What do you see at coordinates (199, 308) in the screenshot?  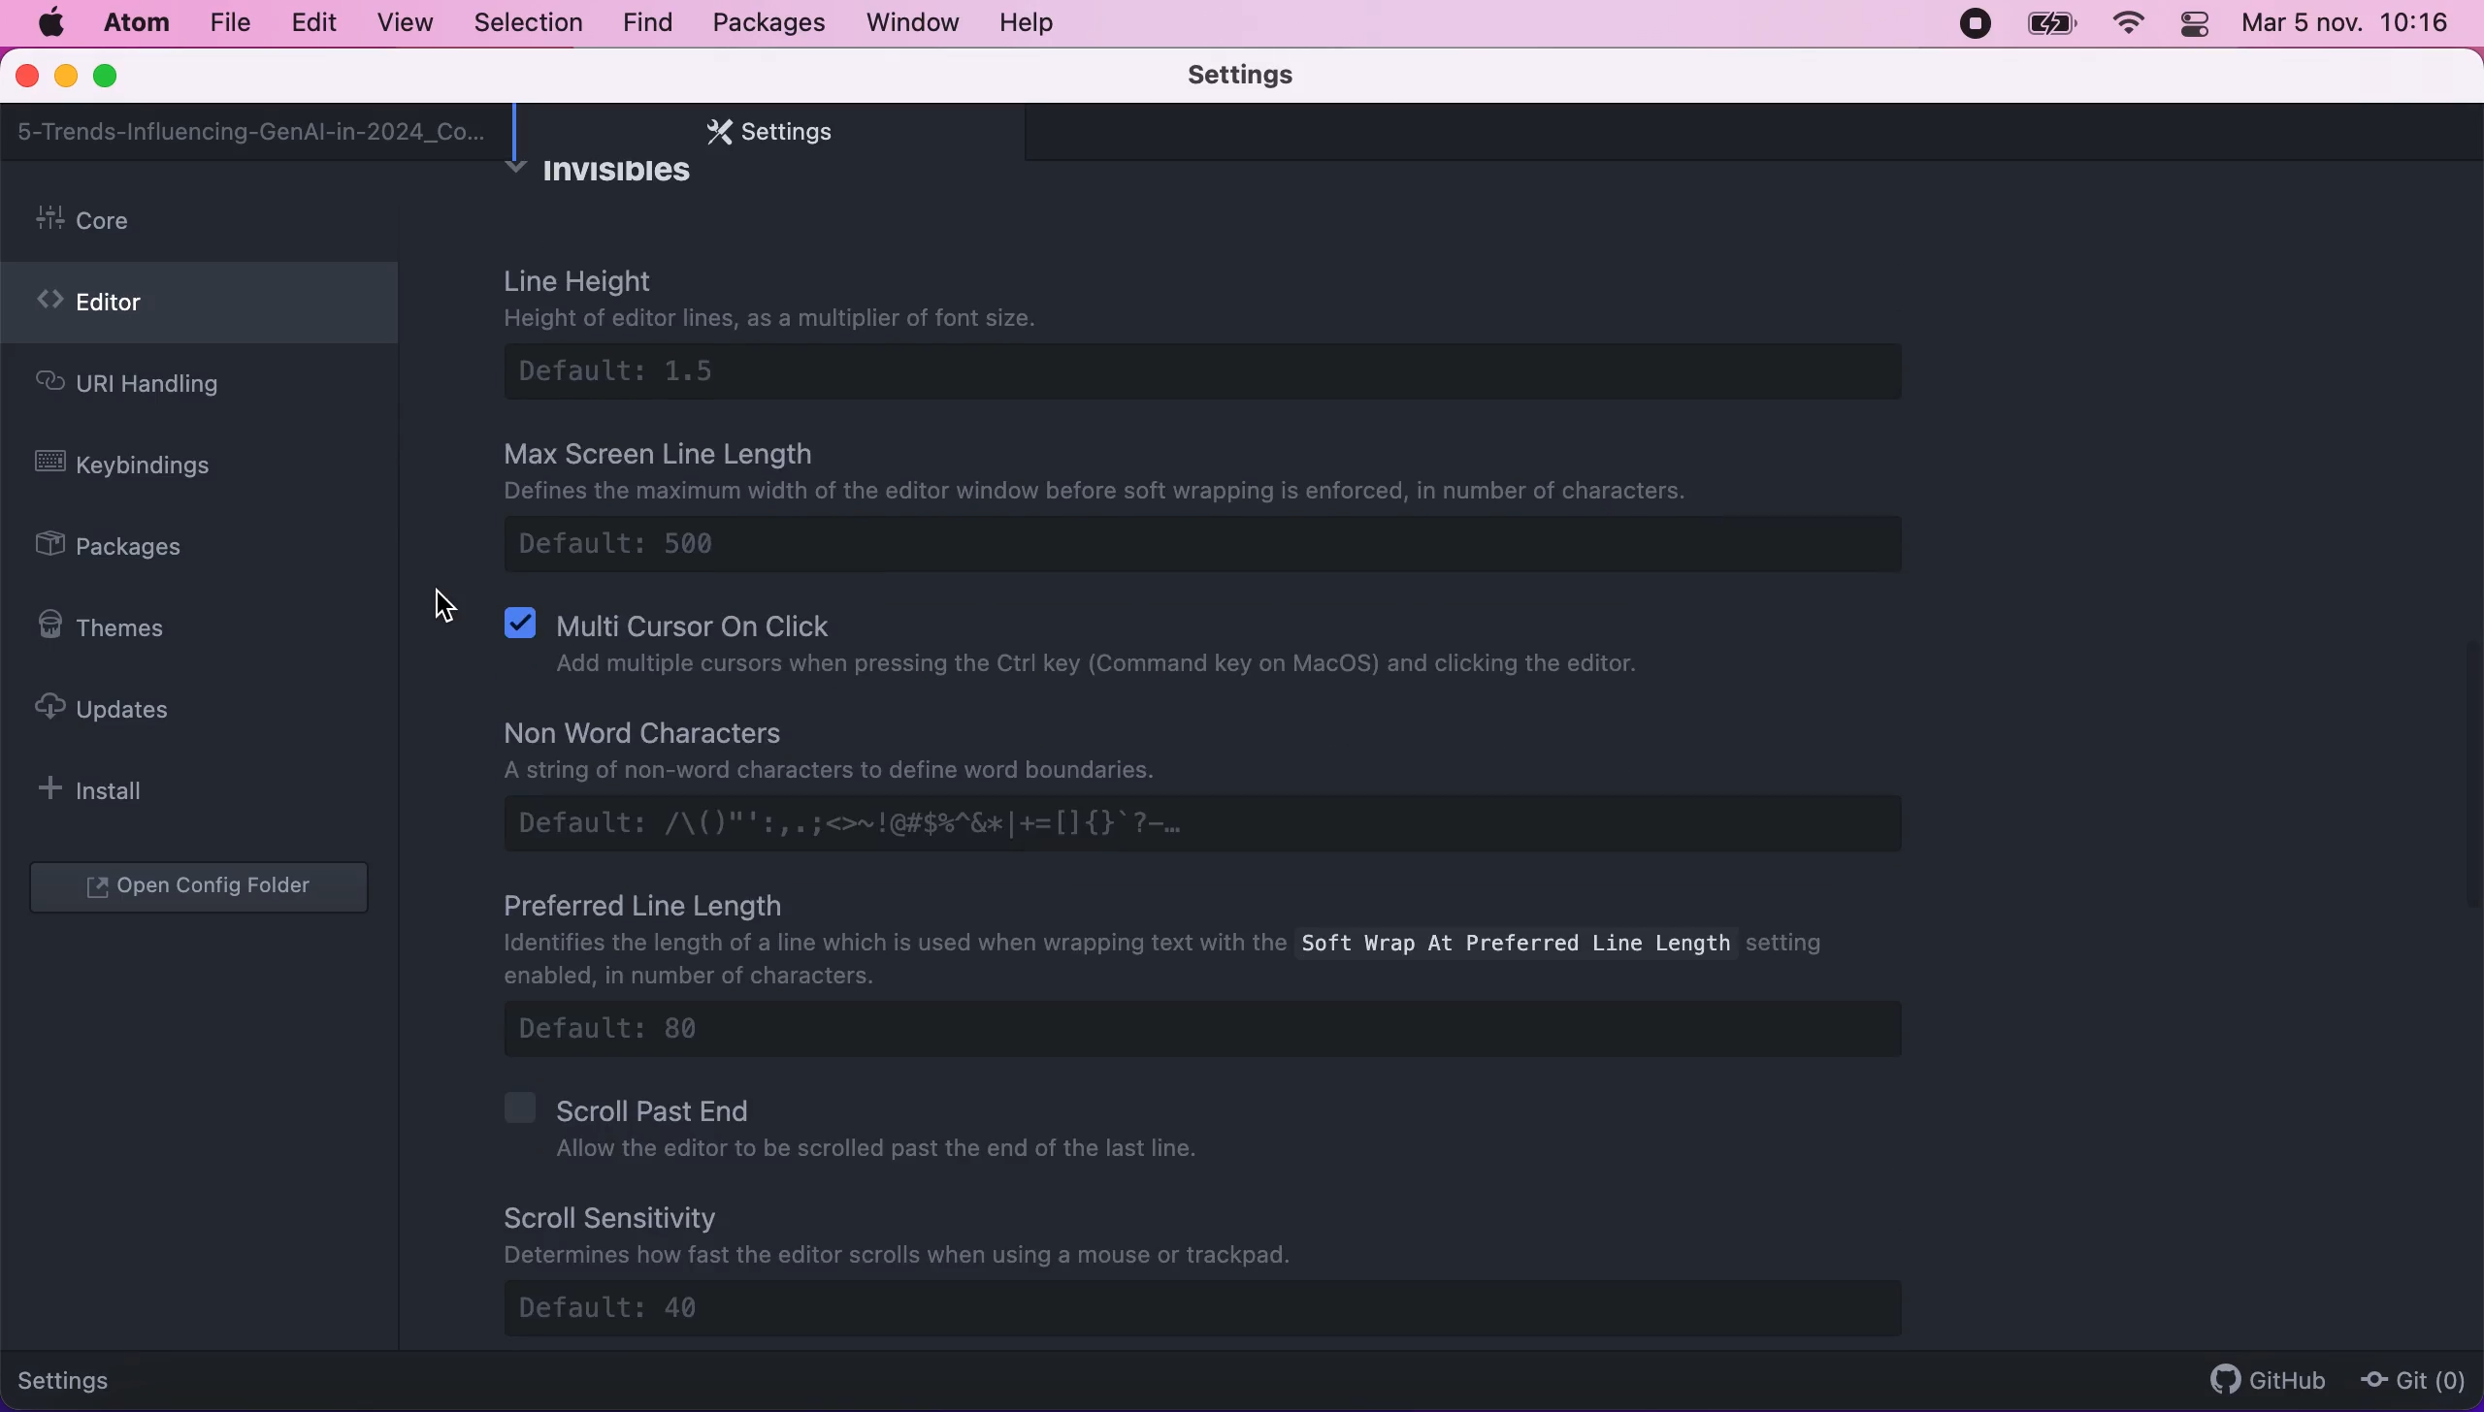 I see `editor` at bounding box center [199, 308].